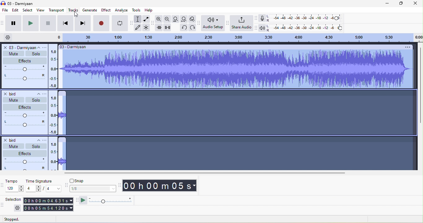  I want to click on close, so click(414, 3).